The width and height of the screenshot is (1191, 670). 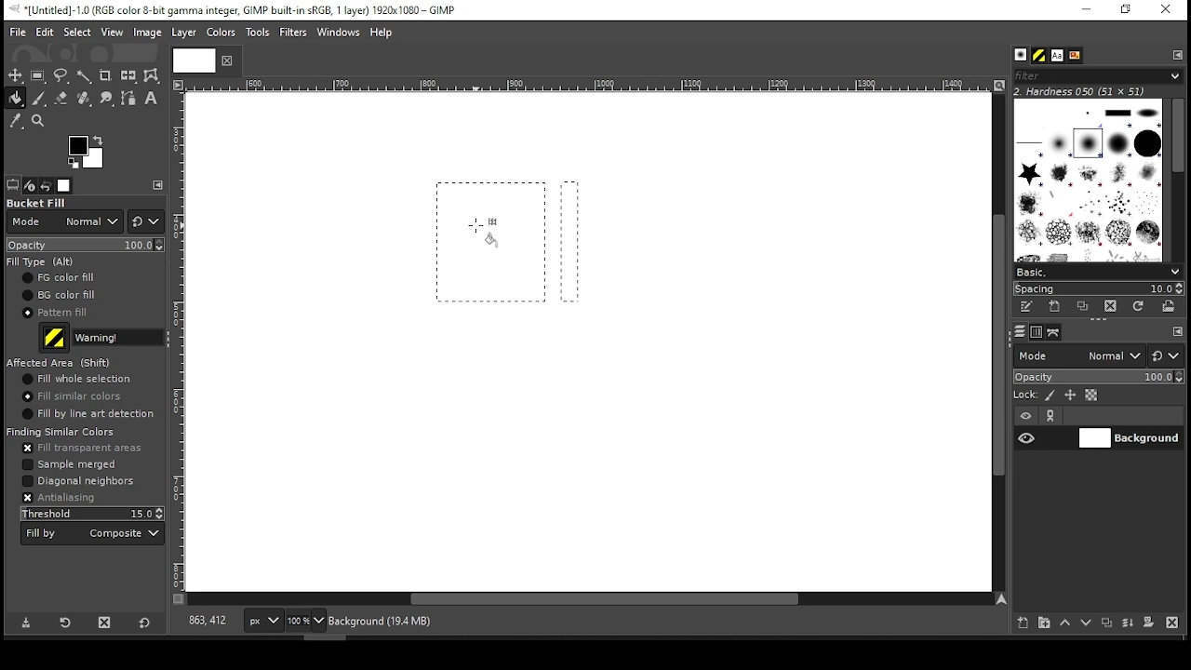 I want to click on delete layer, so click(x=1171, y=623).